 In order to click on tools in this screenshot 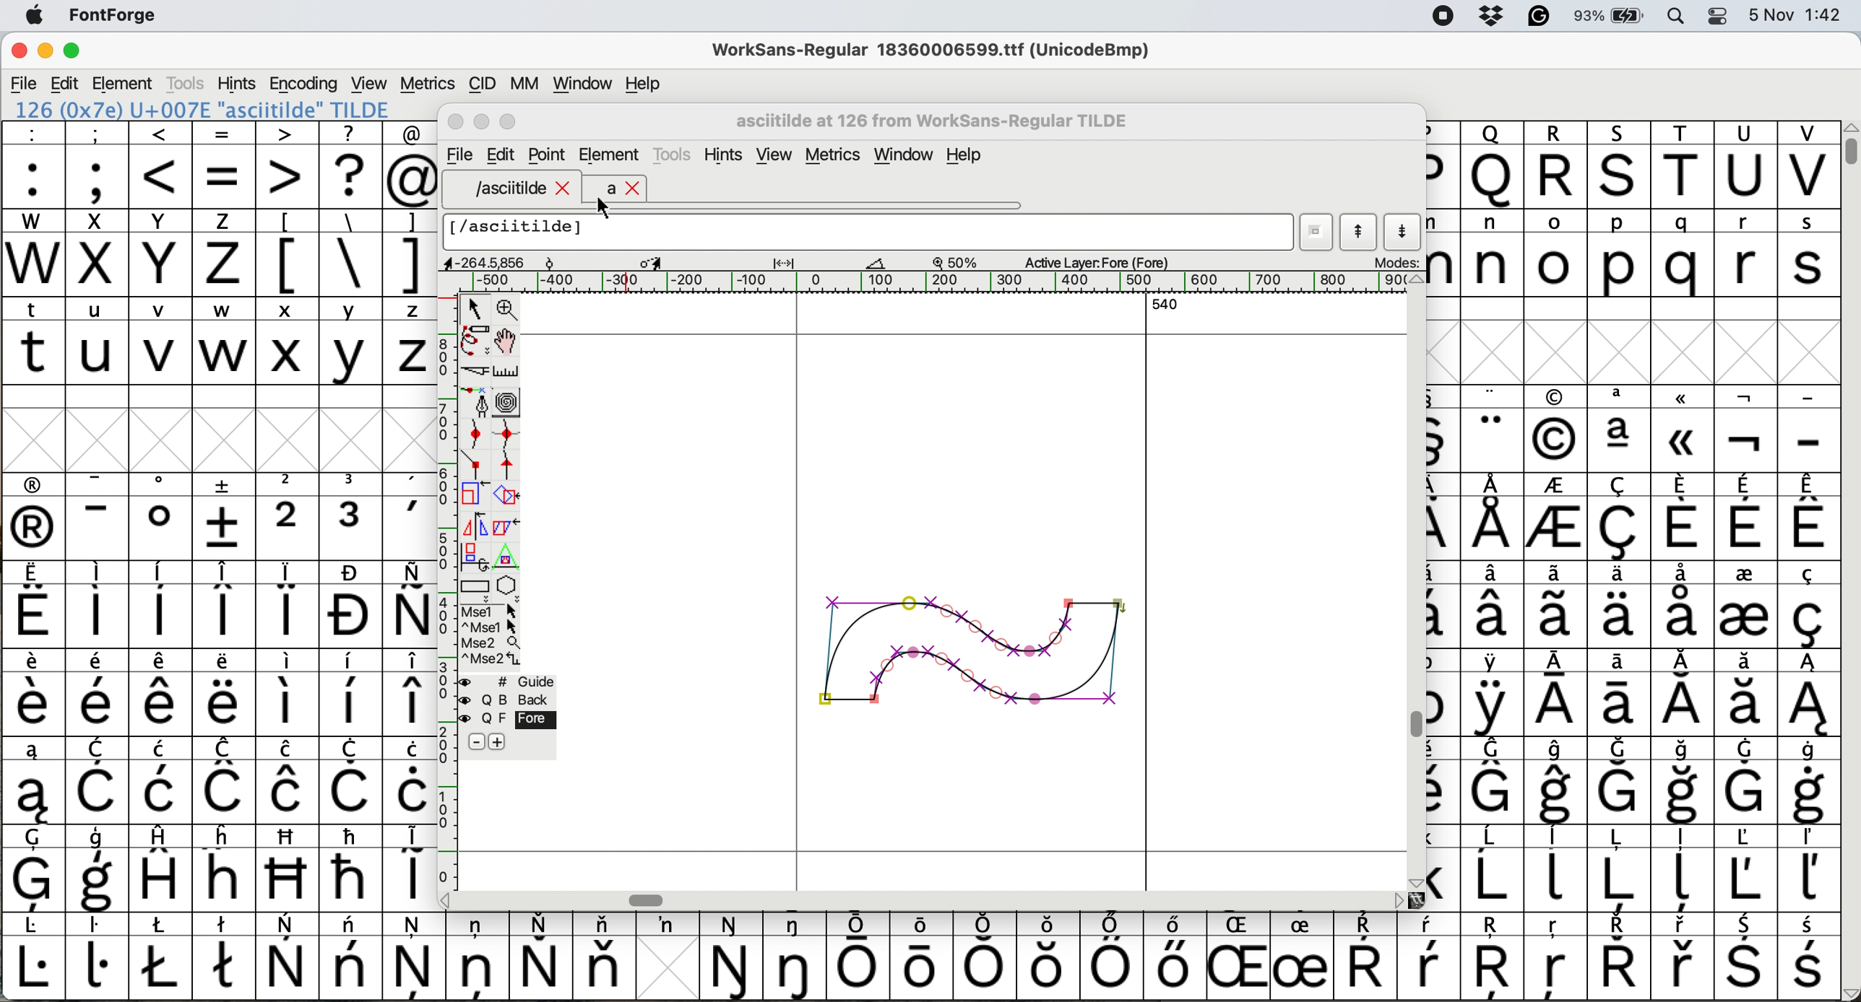, I will do `click(675, 152)`.